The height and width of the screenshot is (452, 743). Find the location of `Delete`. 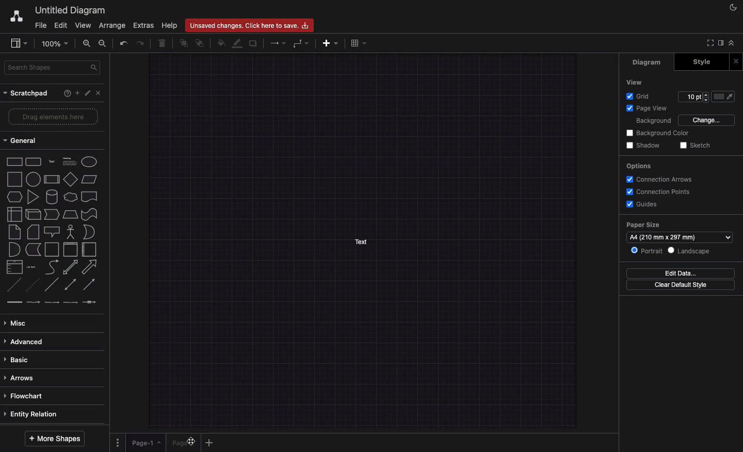

Delete is located at coordinates (165, 43).